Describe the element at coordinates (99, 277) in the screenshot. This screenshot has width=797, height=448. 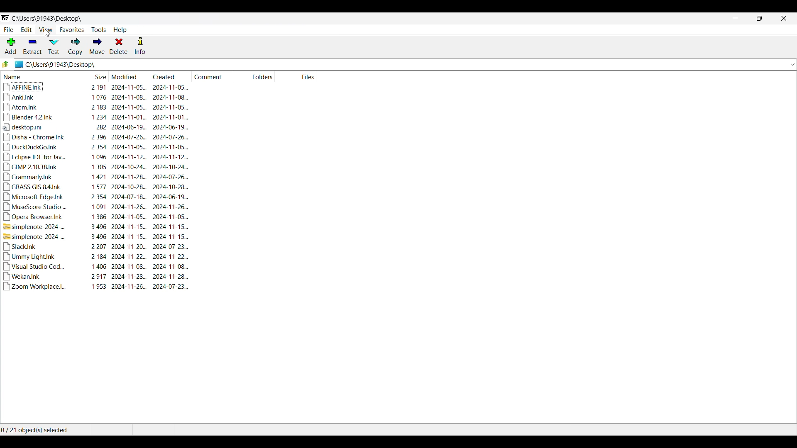
I see `Wekan.Ink 2917 2024-11-28. 2024-11-28..` at that location.